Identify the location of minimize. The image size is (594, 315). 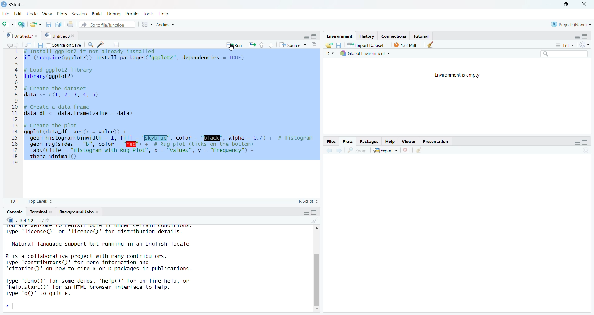
(547, 5).